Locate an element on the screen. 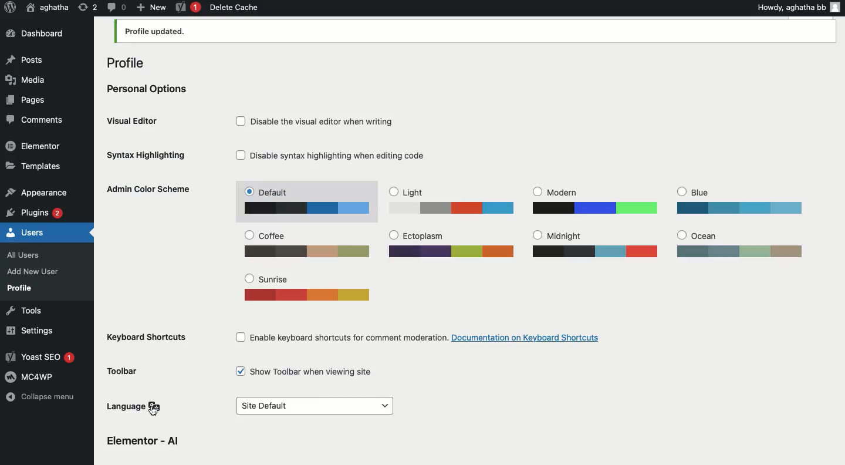 The width and height of the screenshot is (845, 465). Visual editor is located at coordinates (137, 119).